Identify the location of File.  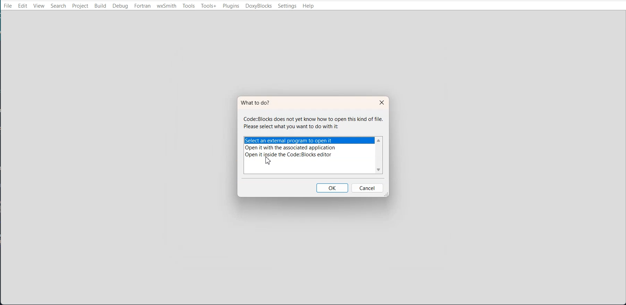
(8, 6).